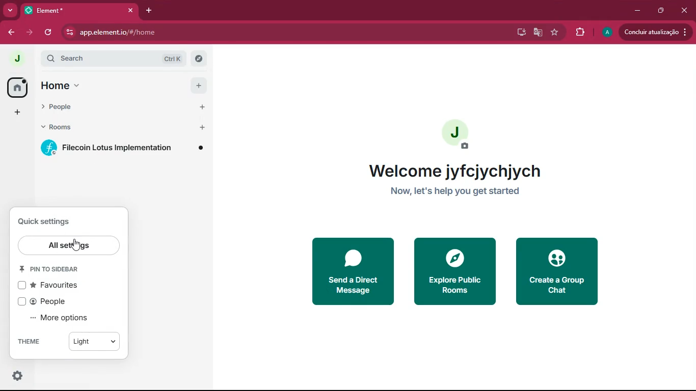 The width and height of the screenshot is (696, 391). Describe the element at coordinates (53, 269) in the screenshot. I see `pin` at that location.